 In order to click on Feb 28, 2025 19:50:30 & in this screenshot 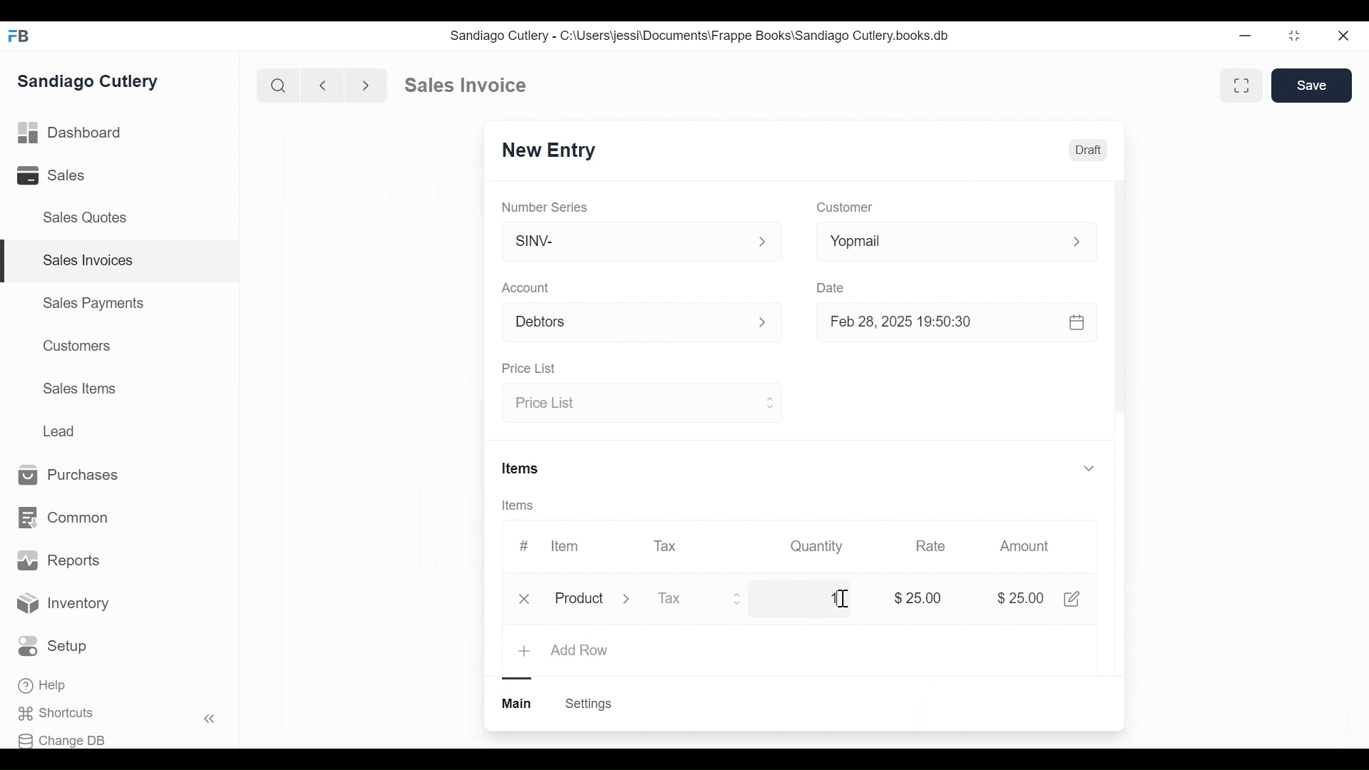, I will do `click(960, 324)`.